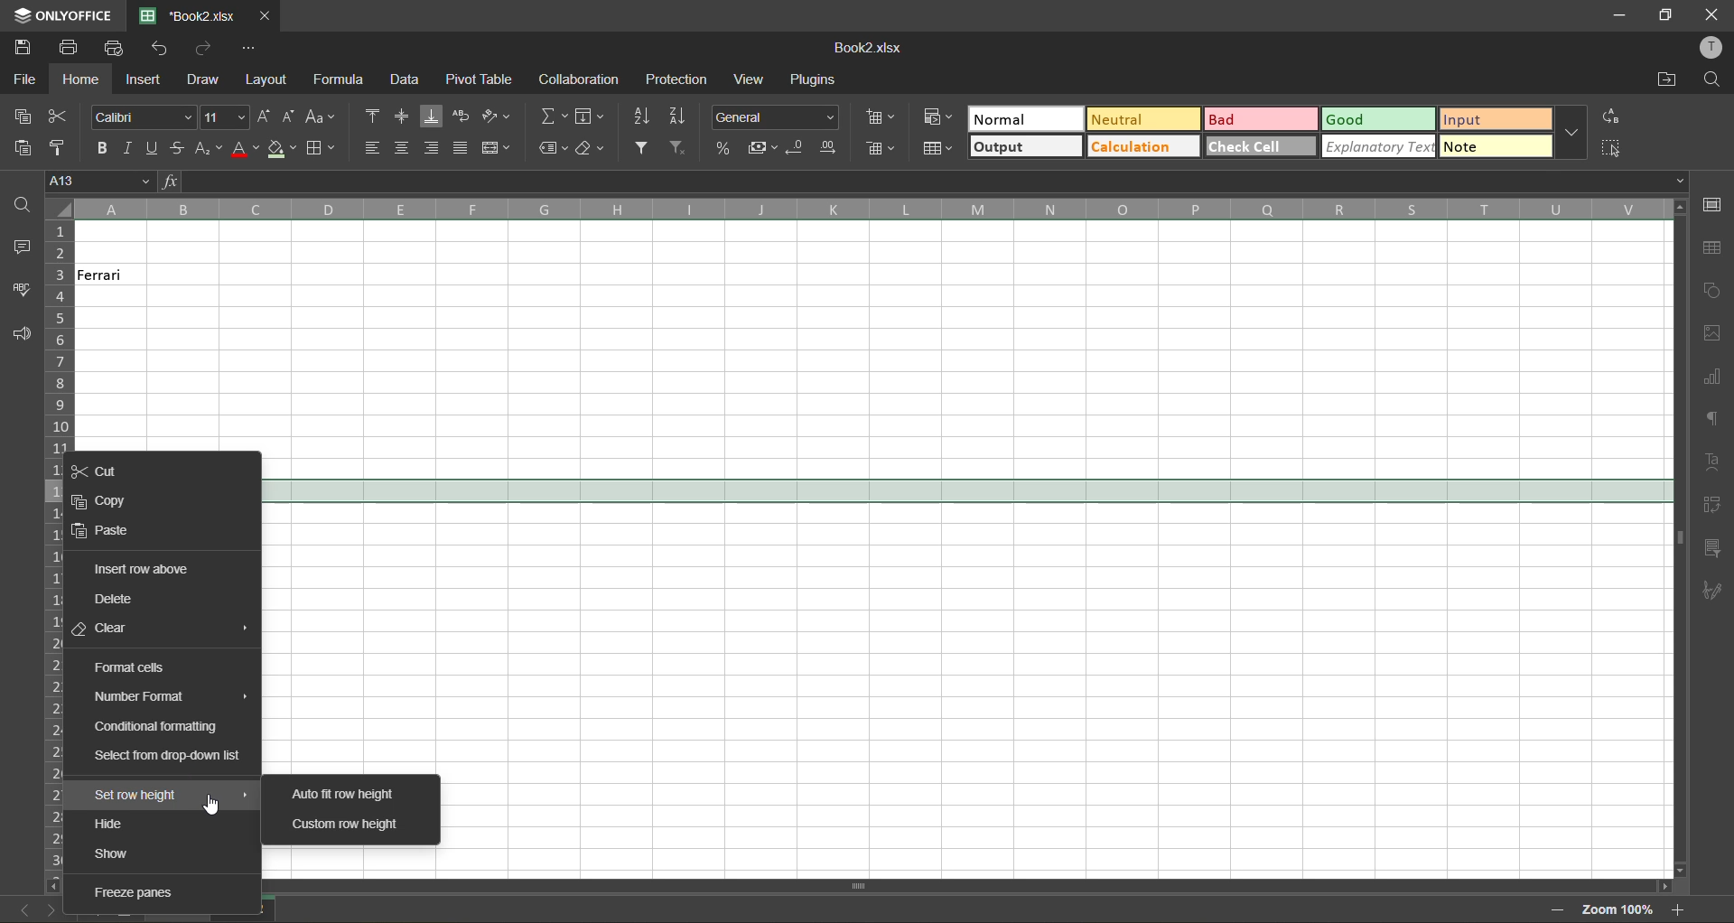  Describe the element at coordinates (961, 489) in the screenshot. I see `selected row` at that location.